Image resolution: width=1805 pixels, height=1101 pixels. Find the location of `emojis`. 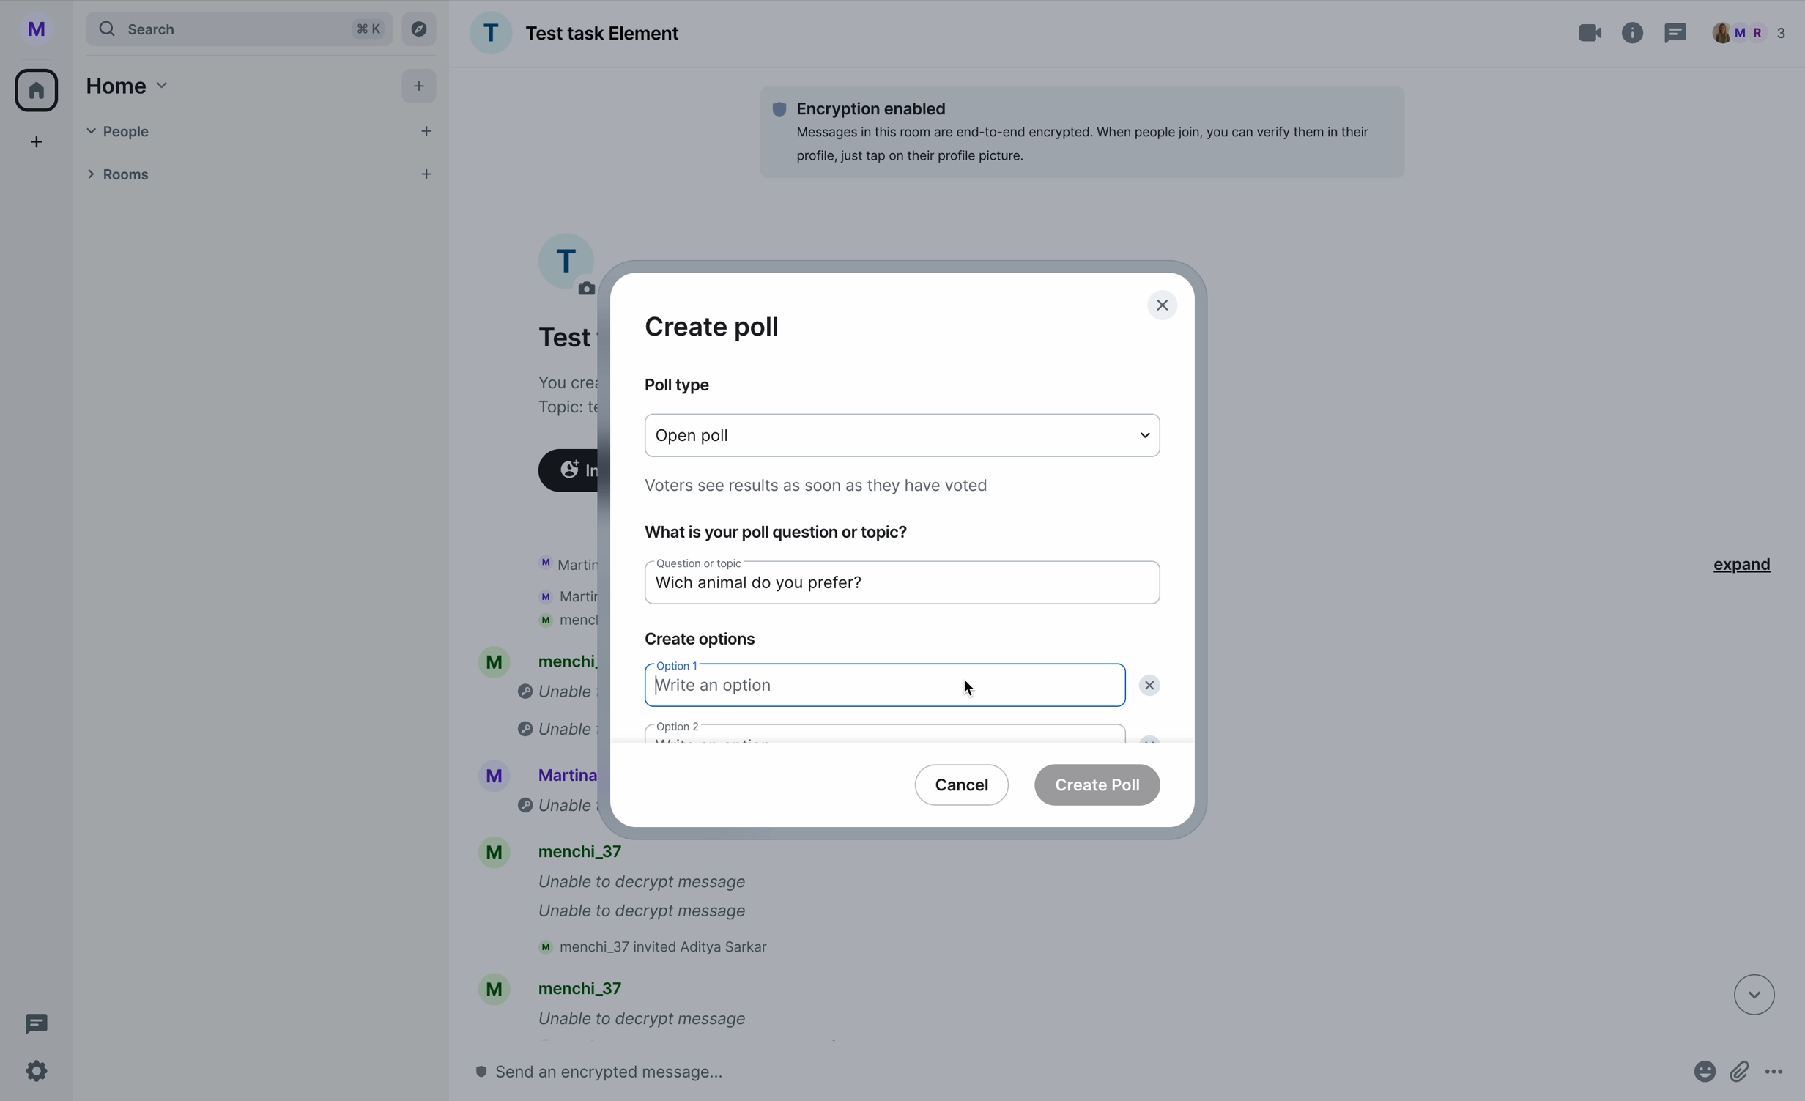

emojis is located at coordinates (1701, 1078).